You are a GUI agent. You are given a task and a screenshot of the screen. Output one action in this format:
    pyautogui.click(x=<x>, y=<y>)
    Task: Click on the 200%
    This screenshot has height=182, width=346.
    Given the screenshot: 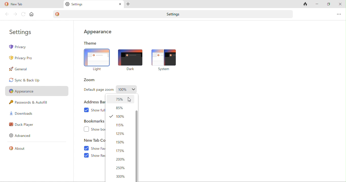 What is the action you would take?
    pyautogui.click(x=120, y=159)
    